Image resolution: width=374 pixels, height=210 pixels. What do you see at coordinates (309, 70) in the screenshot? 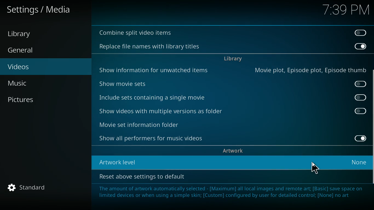
I see `movie plot, episode plot, episode thumb` at bounding box center [309, 70].